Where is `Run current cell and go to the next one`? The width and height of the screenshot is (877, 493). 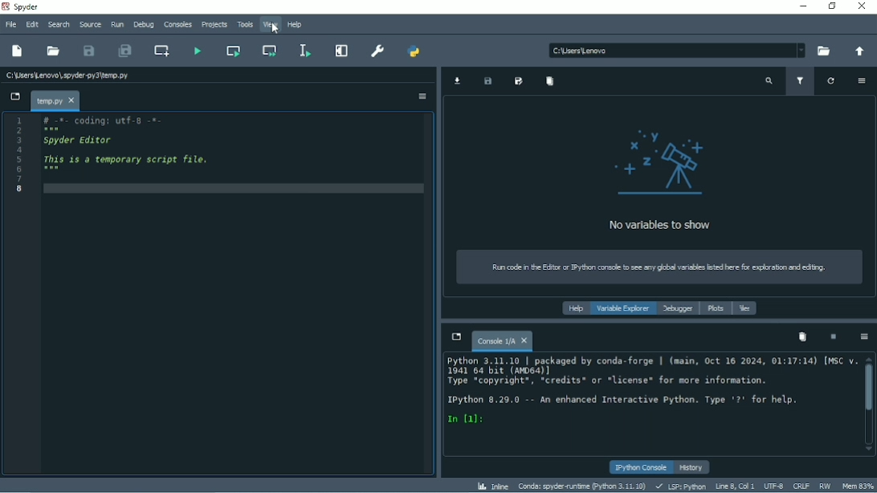
Run current cell and go to the next one is located at coordinates (270, 50).